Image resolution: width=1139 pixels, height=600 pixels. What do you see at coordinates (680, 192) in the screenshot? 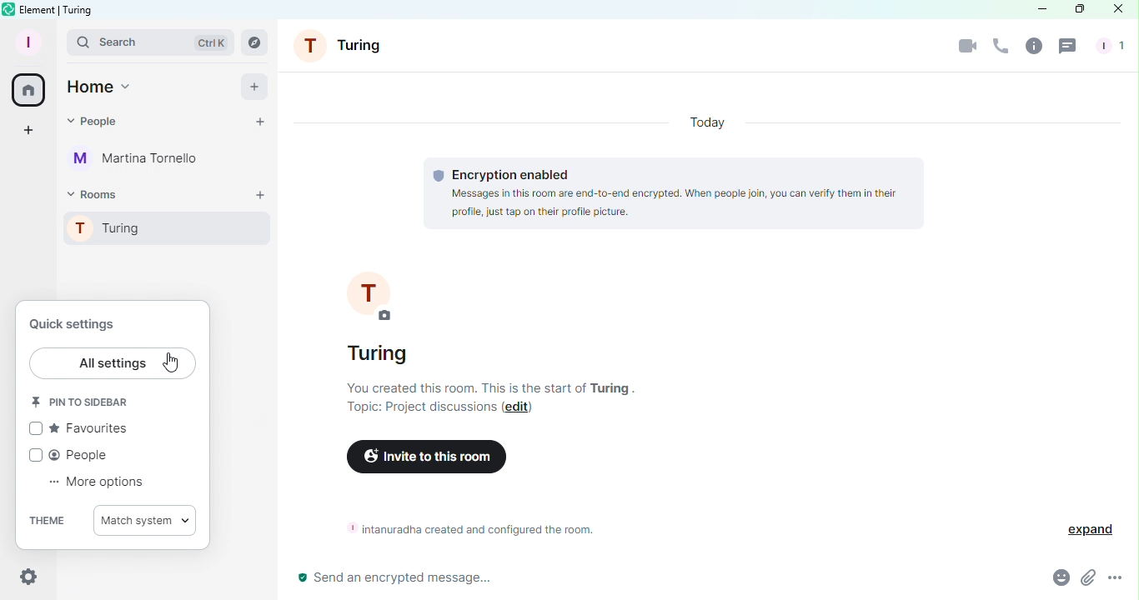
I see `Encryption information` at bounding box center [680, 192].